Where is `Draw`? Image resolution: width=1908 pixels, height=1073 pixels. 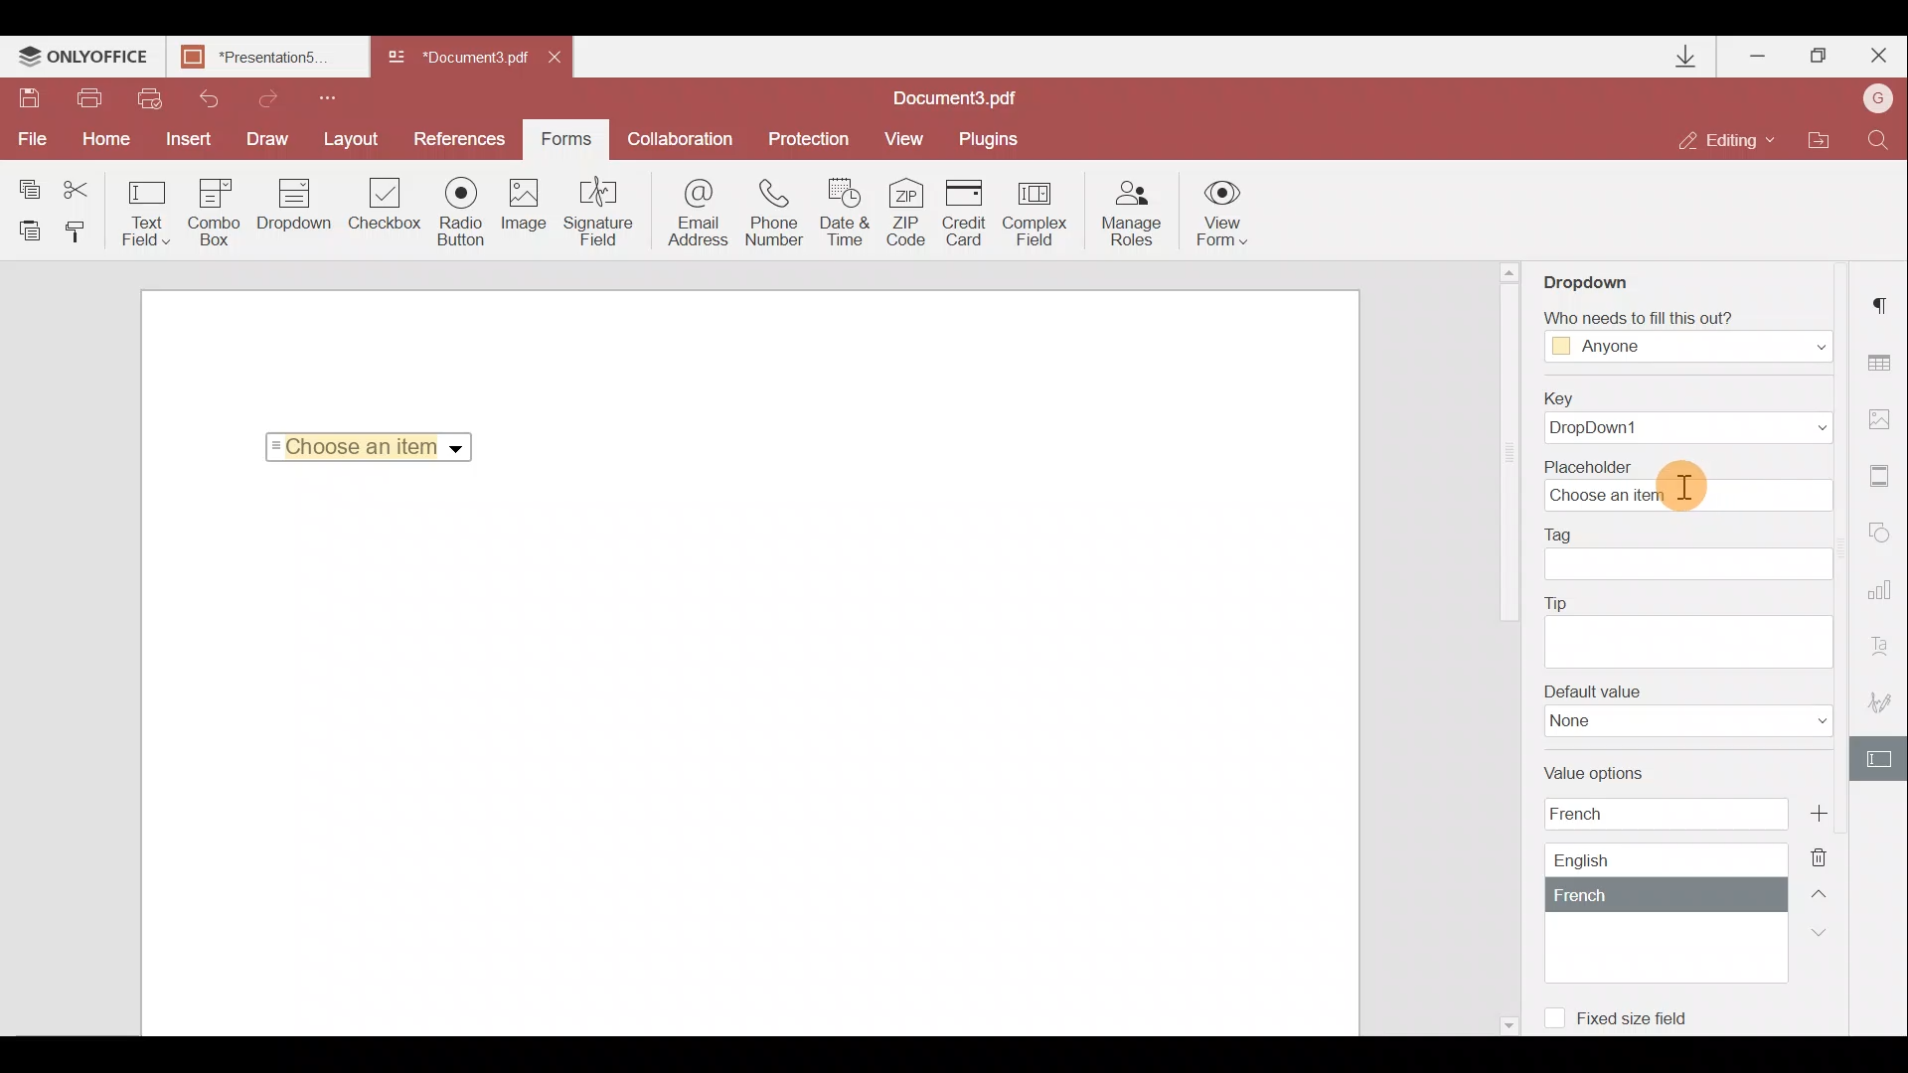 Draw is located at coordinates (268, 137).